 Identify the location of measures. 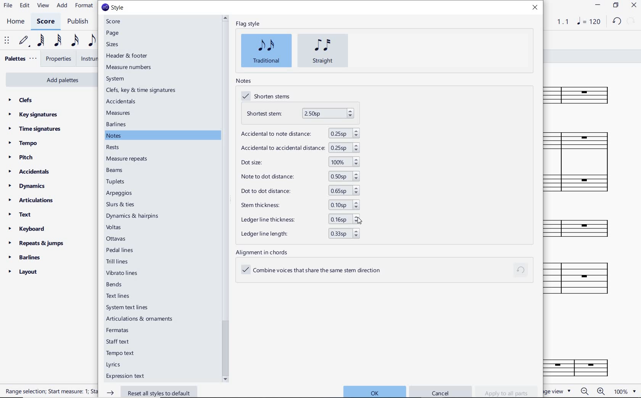
(119, 113).